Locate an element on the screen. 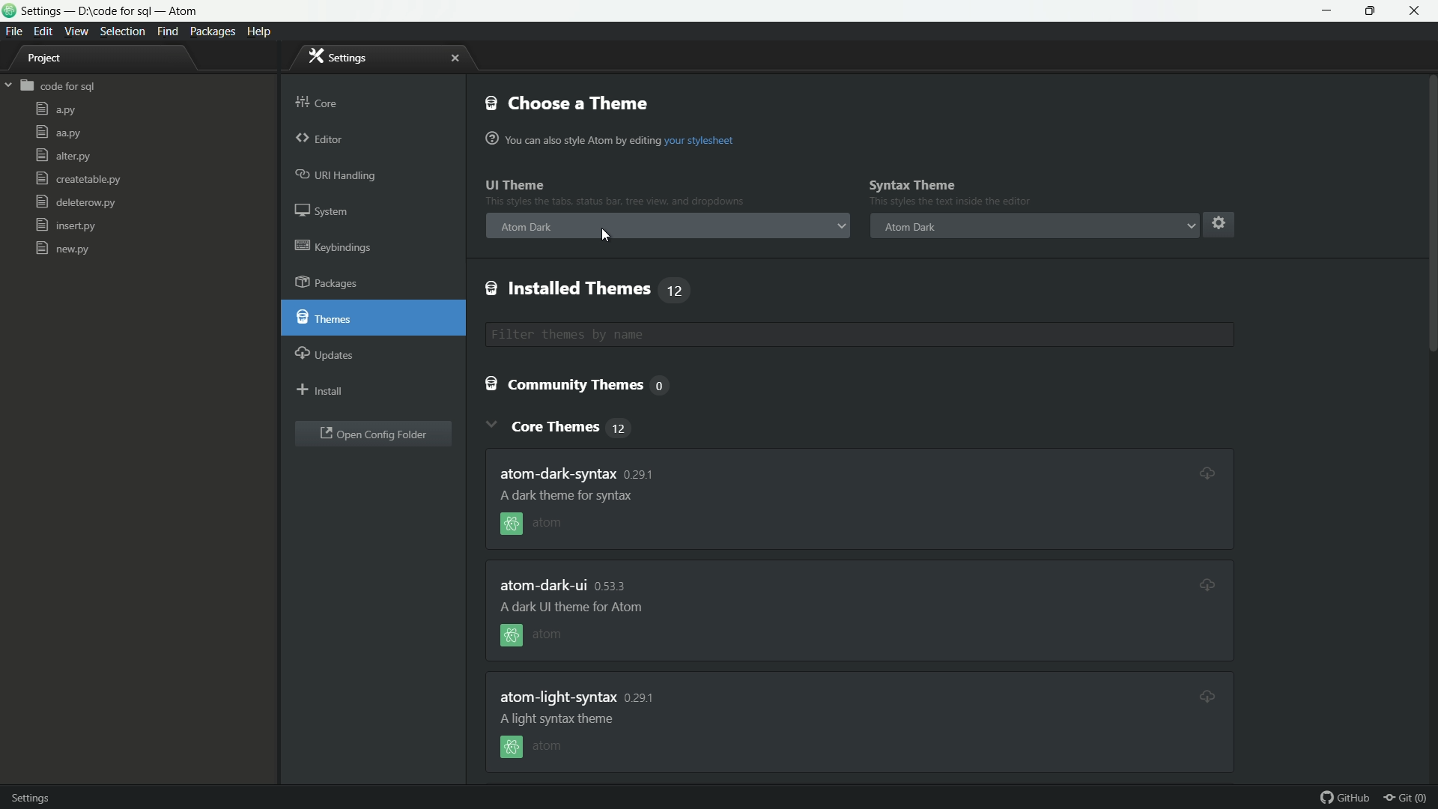 This screenshot has width=1438, height=809. new.py file is located at coordinates (62, 248).